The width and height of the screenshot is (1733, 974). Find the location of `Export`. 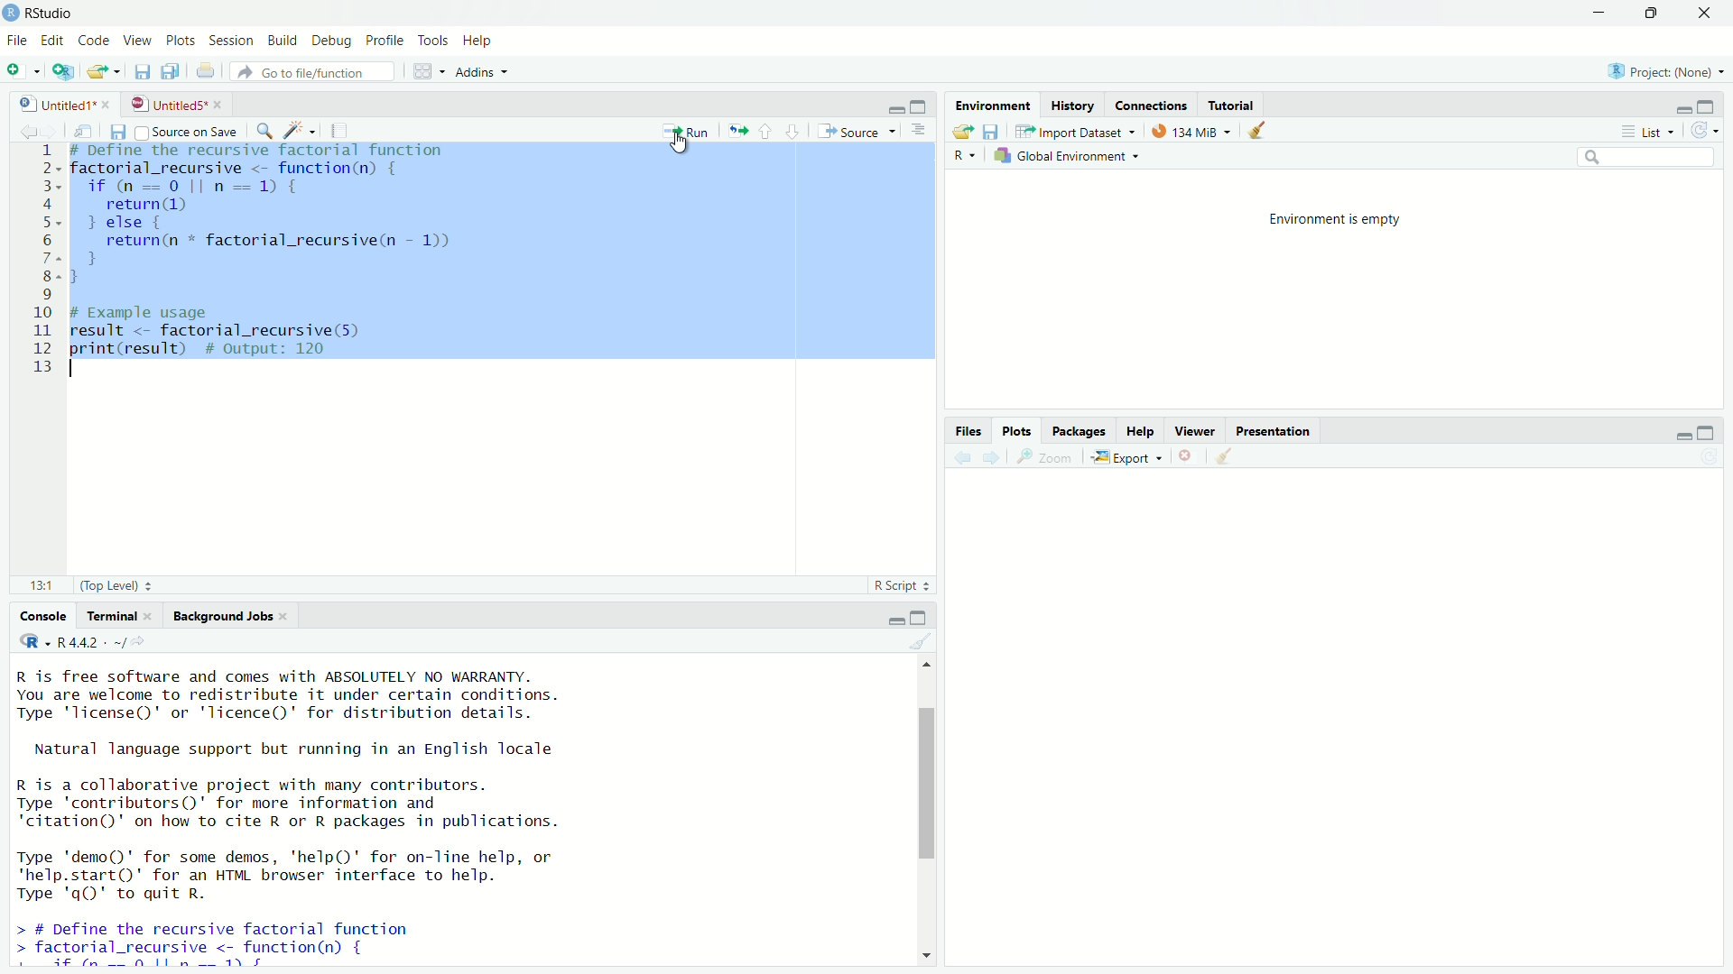

Export is located at coordinates (1129, 455).